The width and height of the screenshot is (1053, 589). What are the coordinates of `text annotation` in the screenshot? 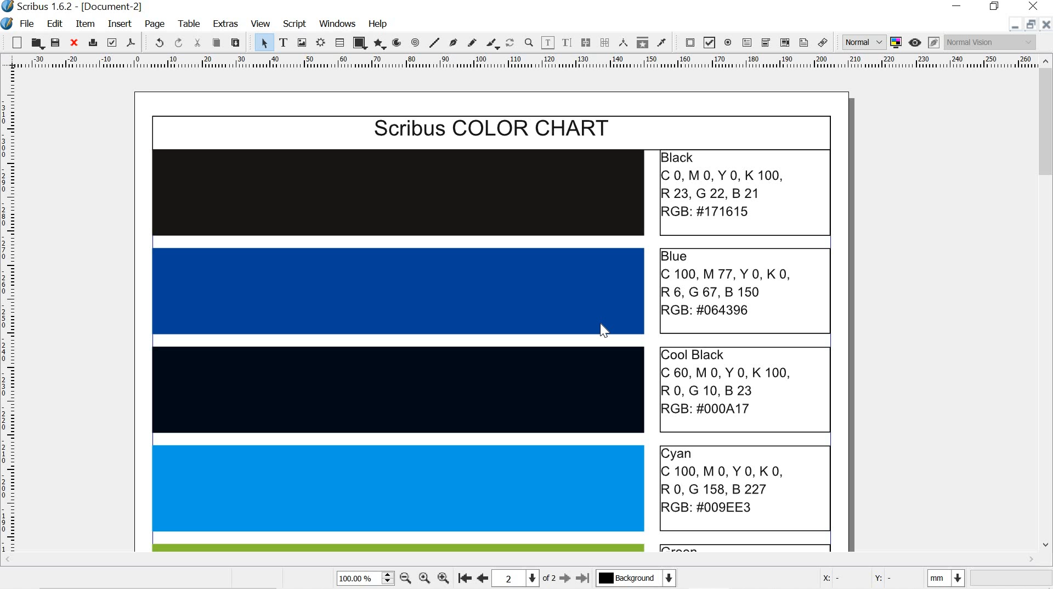 It's located at (804, 43).